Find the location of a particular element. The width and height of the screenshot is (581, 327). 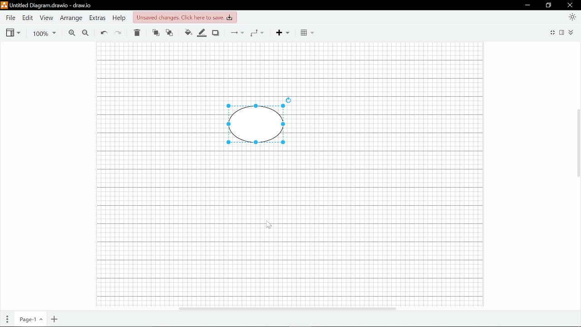

Help is located at coordinates (120, 19).